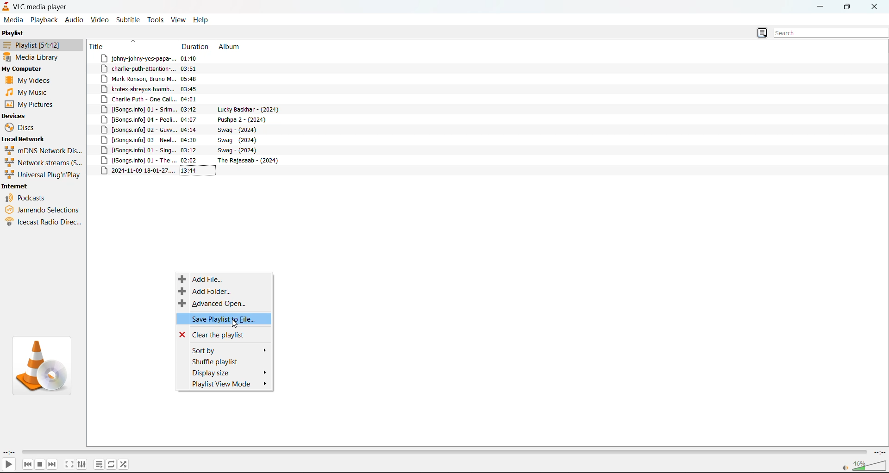 The image size is (889, 473). Describe the element at coordinates (876, 6) in the screenshot. I see `close` at that location.